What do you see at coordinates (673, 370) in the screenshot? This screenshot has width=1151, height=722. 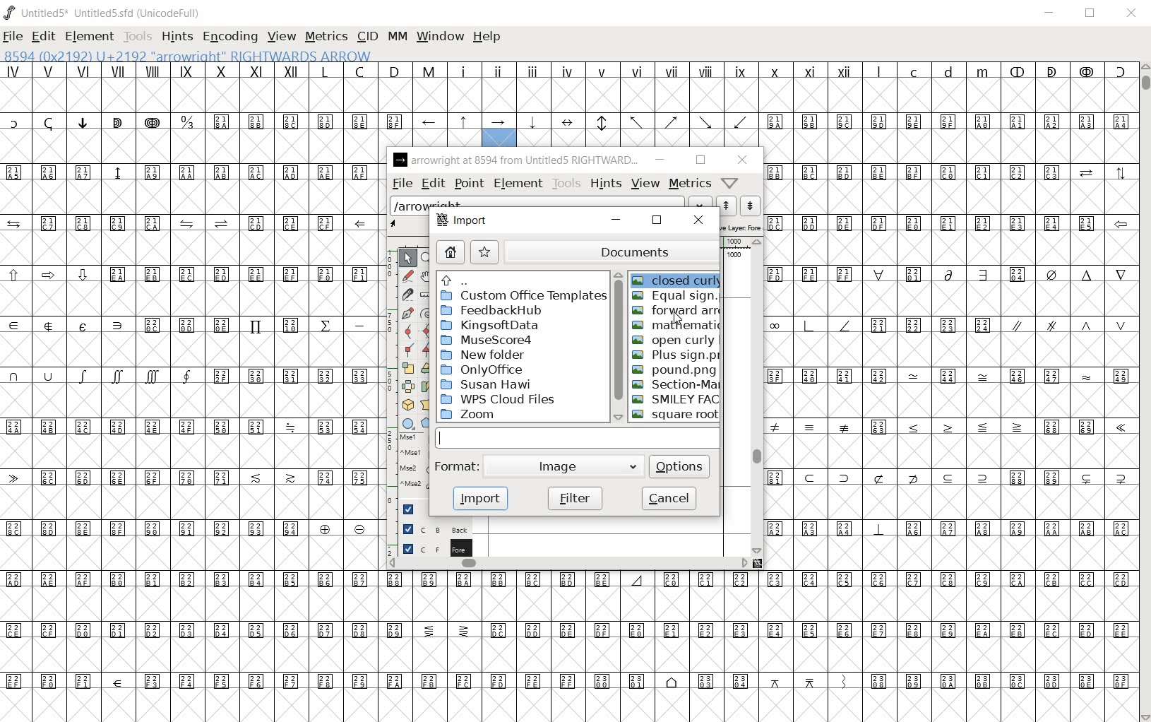 I see `pound.png` at bounding box center [673, 370].